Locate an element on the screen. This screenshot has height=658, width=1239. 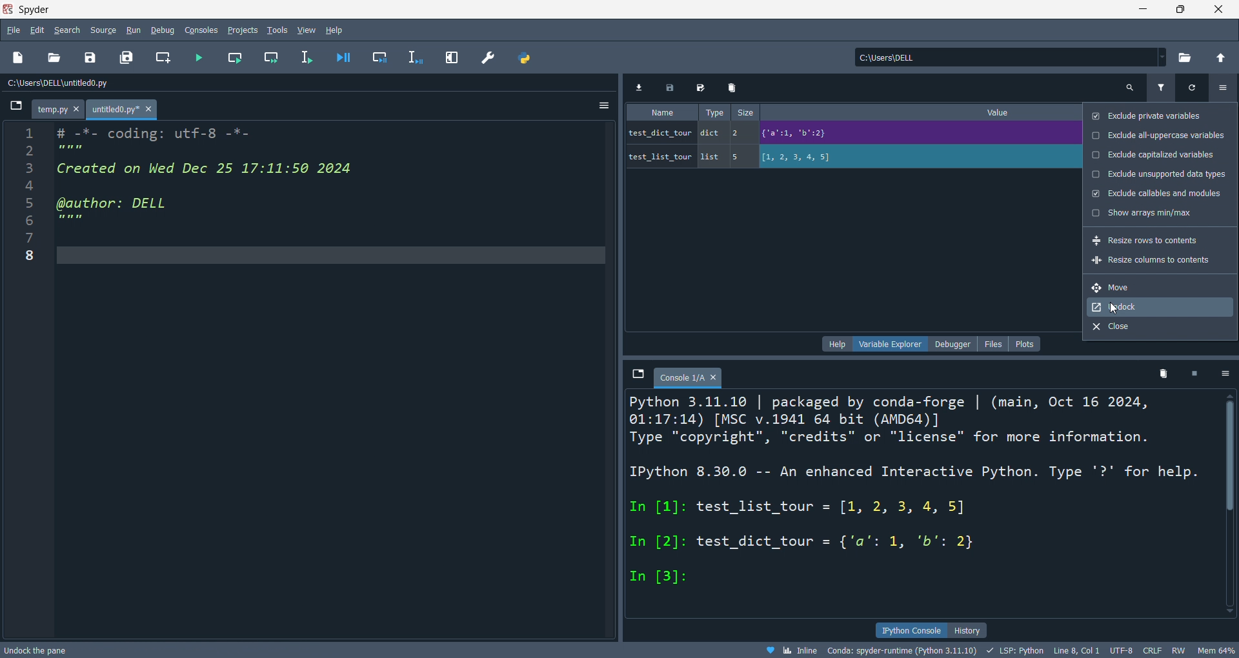
cursor is located at coordinates (1114, 310).